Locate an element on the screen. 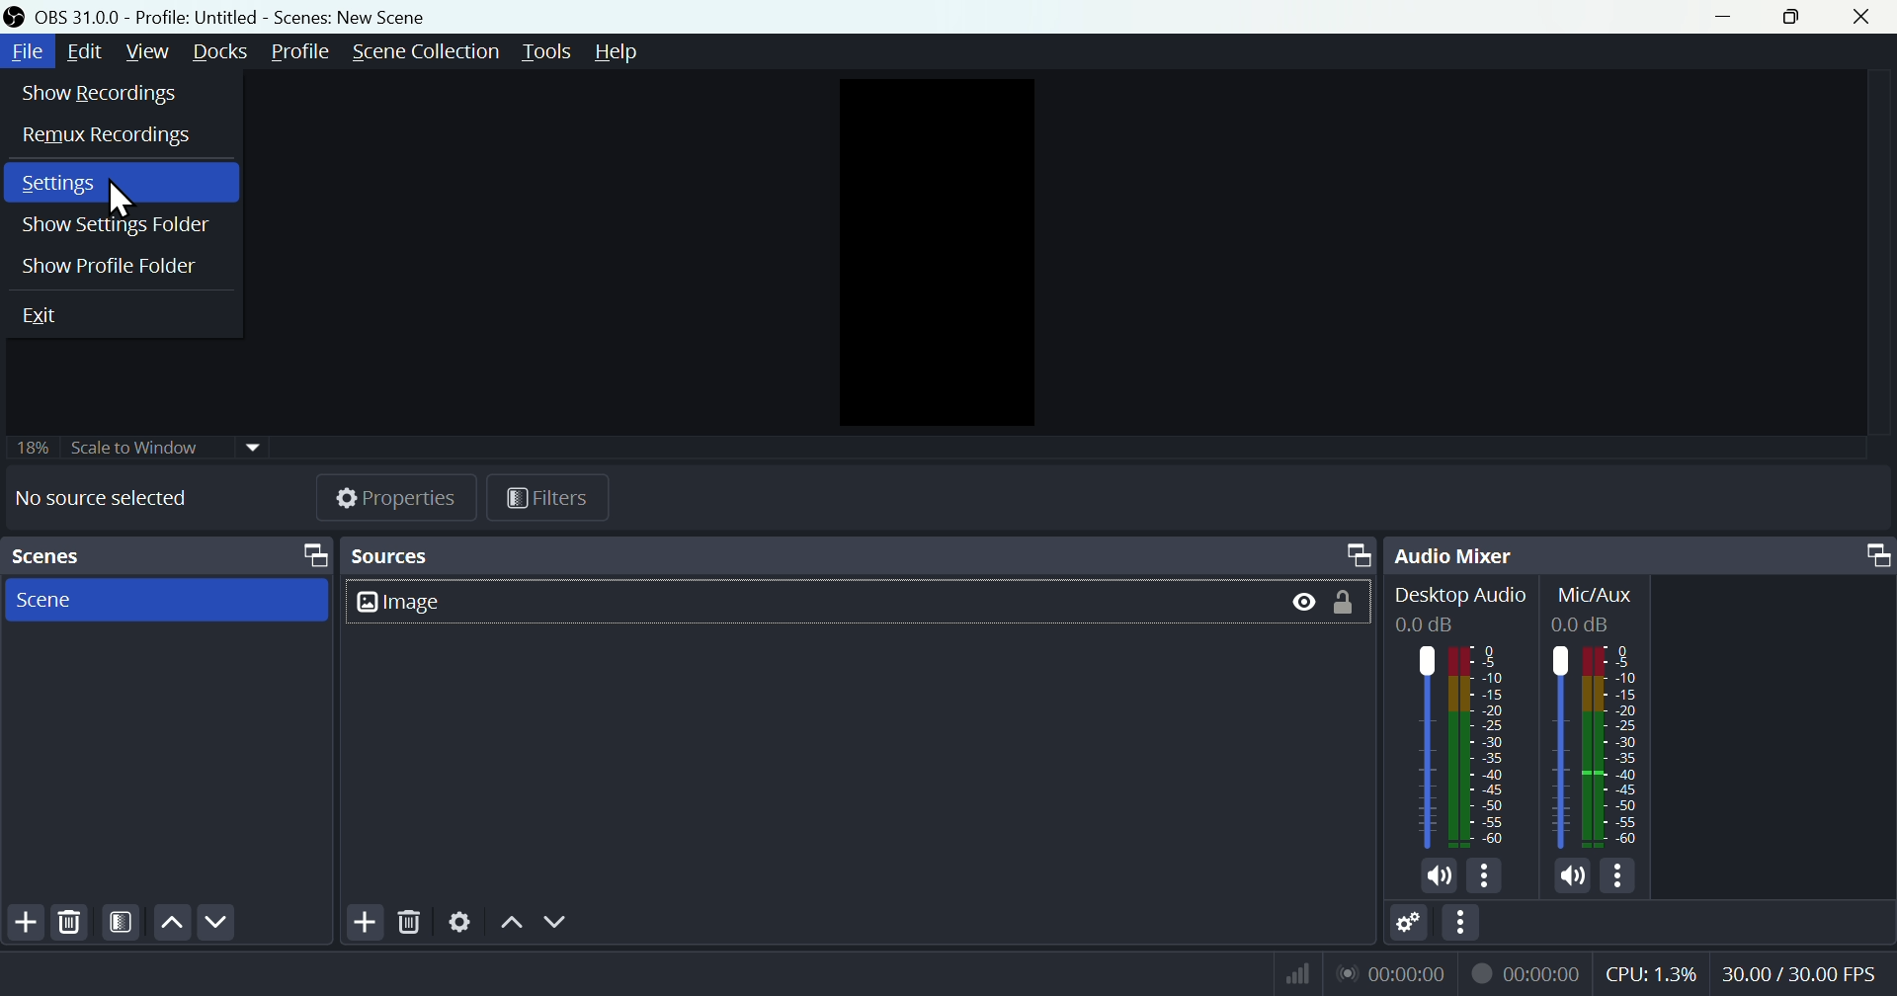 The height and width of the screenshot is (996, 1897). Mic/Aux is located at coordinates (1593, 604).